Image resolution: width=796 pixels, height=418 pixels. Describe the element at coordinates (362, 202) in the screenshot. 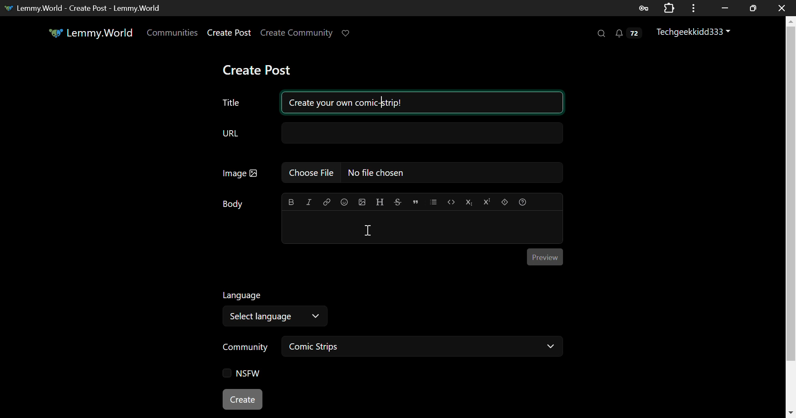

I see `Insert Image` at that location.